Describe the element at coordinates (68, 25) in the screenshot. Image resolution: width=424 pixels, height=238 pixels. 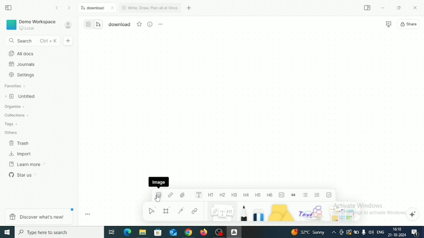
I see `Account` at that location.